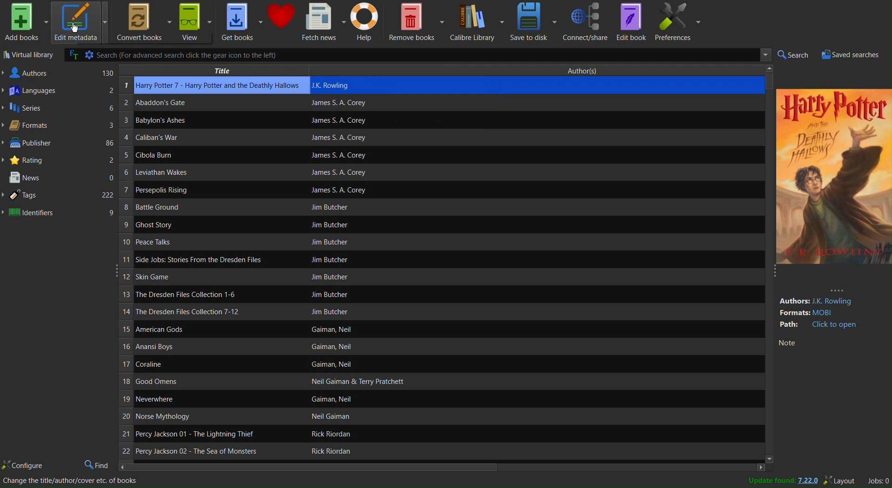 Image resolution: width=892 pixels, height=488 pixels. What do you see at coordinates (448, 138) in the screenshot?
I see `Author’s name` at bounding box center [448, 138].